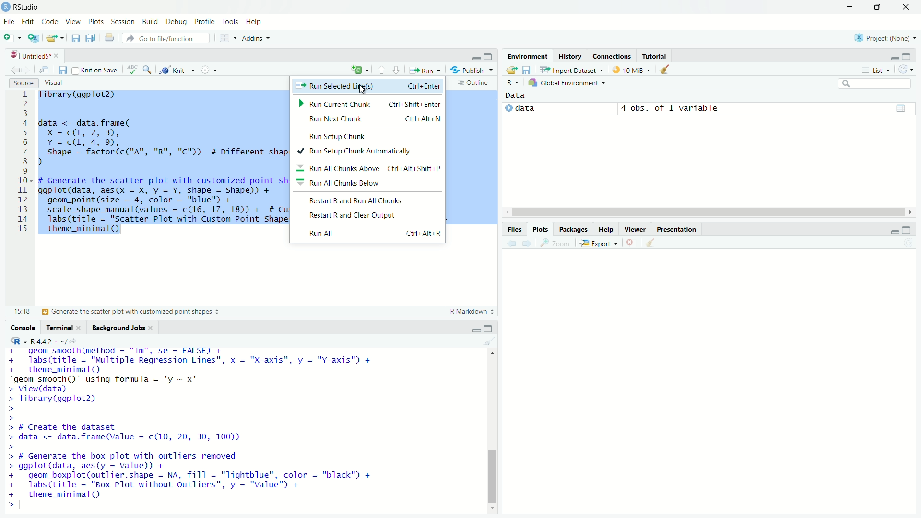 The width and height of the screenshot is (921, 518). What do you see at coordinates (163, 163) in the screenshot?
I see `1ibrary(ggplot2)
data <- data.frame(
X =cQ, 2, 3),
Y=cd, 4,9,
Shape = factor(c("A", "B", "C")) # Different shapes for points
d
. . . I
# Generate the scatter plot with customized point shapes
ggplot(data, aes(x = X, y = Y, shape = Shape)) +
geom_point(size = 4, color = "blue") +
scale_shape_manual (values = c(16, 17, 18)) + # Custom shapes
Tabs (title = "Scatter Plot with Custom Point Shapes", x = "X-axis", y = "Y-axis") +
theme_minimal()` at bounding box center [163, 163].